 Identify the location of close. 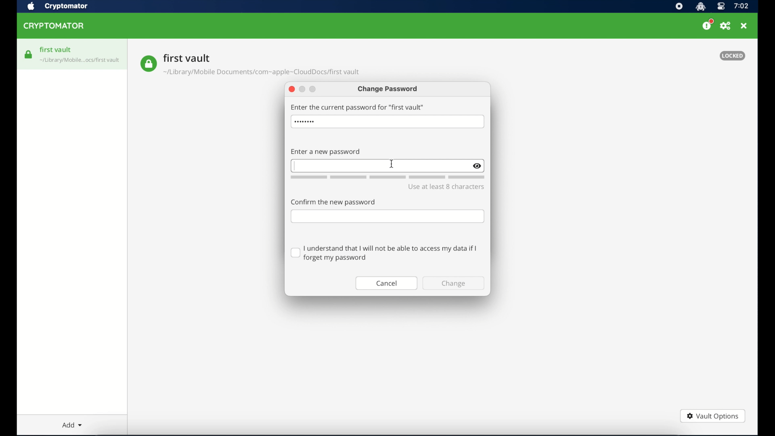
(744, 26).